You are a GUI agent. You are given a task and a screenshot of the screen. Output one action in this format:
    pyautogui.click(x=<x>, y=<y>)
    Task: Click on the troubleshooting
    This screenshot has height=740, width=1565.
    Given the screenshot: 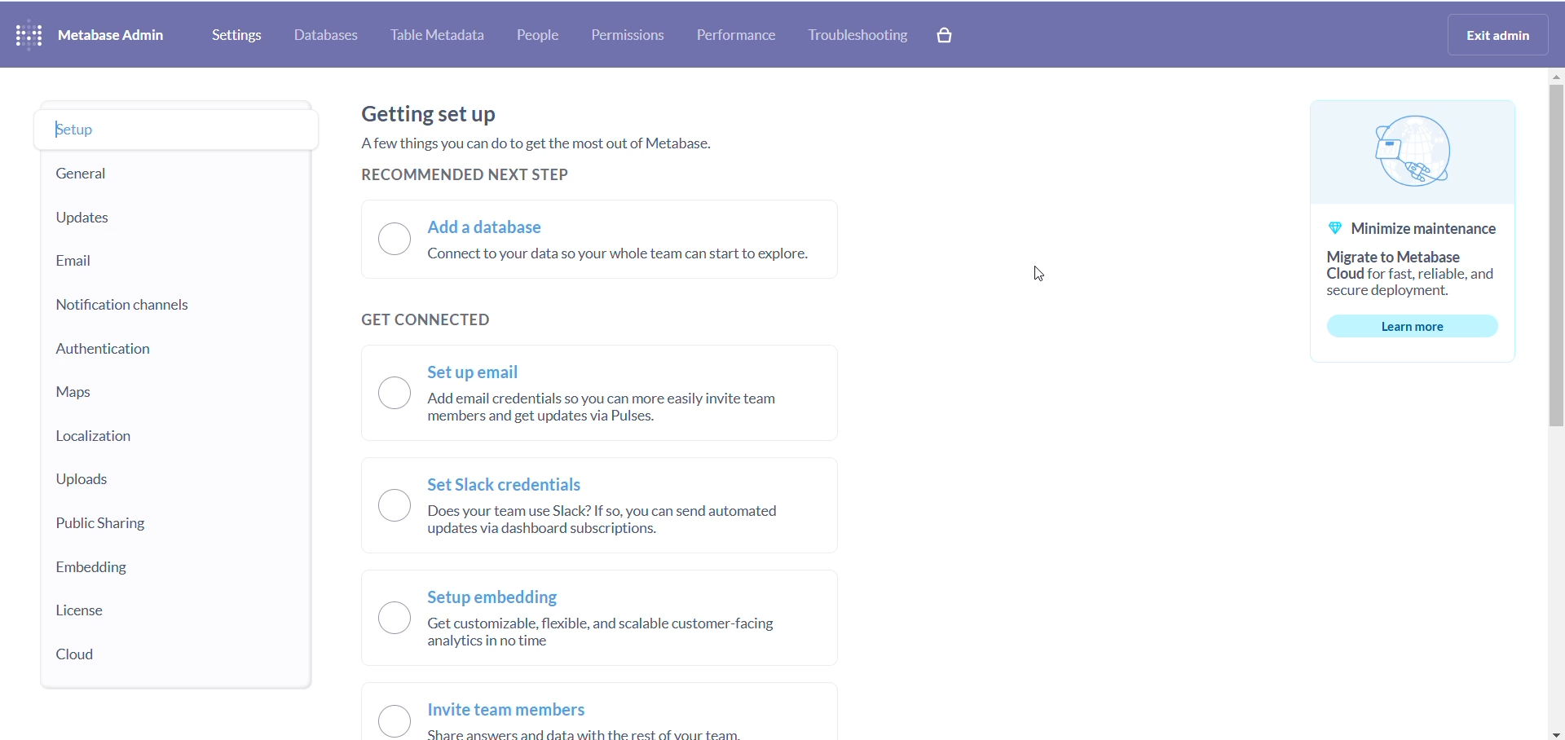 What is the action you would take?
    pyautogui.click(x=854, y=37)
    